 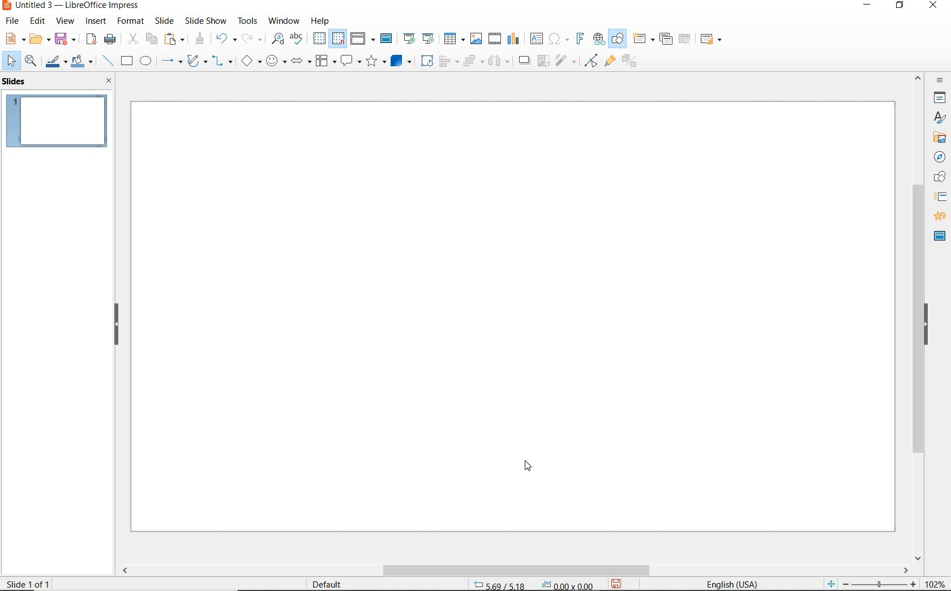 What do you see at coordinates (109, 80) in the screenshot?
I see `CLOSE` at bounding box center [109, 80].